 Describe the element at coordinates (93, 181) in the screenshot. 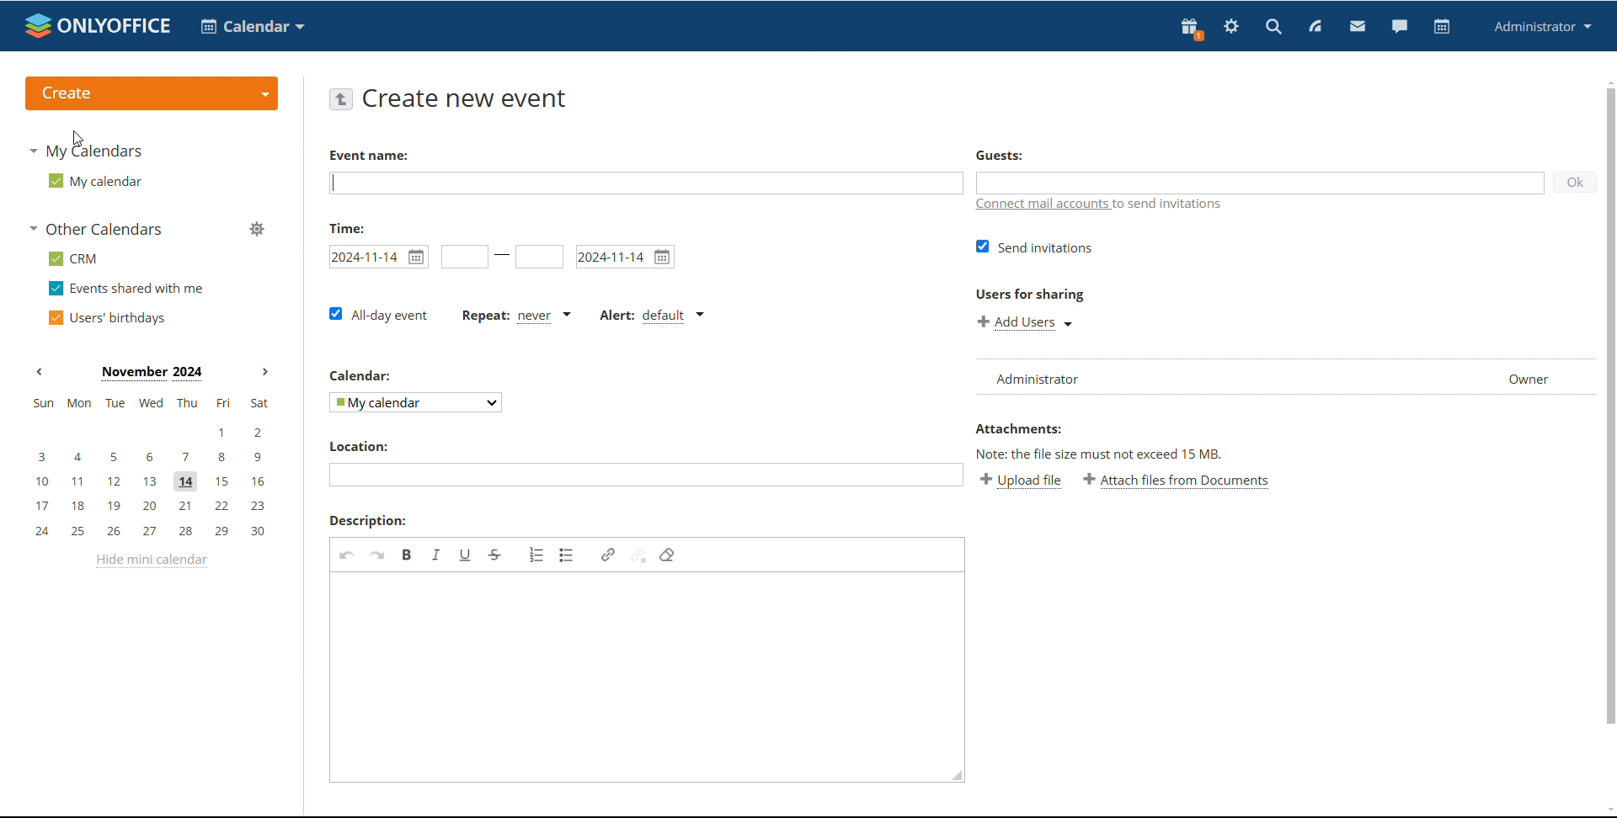

I see `my calendar` at that location.